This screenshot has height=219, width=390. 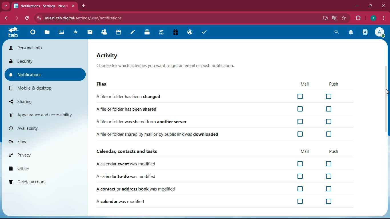 I want to click on mia.nl.tab.digital/settings/user/notifications, so click(x=85, y=19).